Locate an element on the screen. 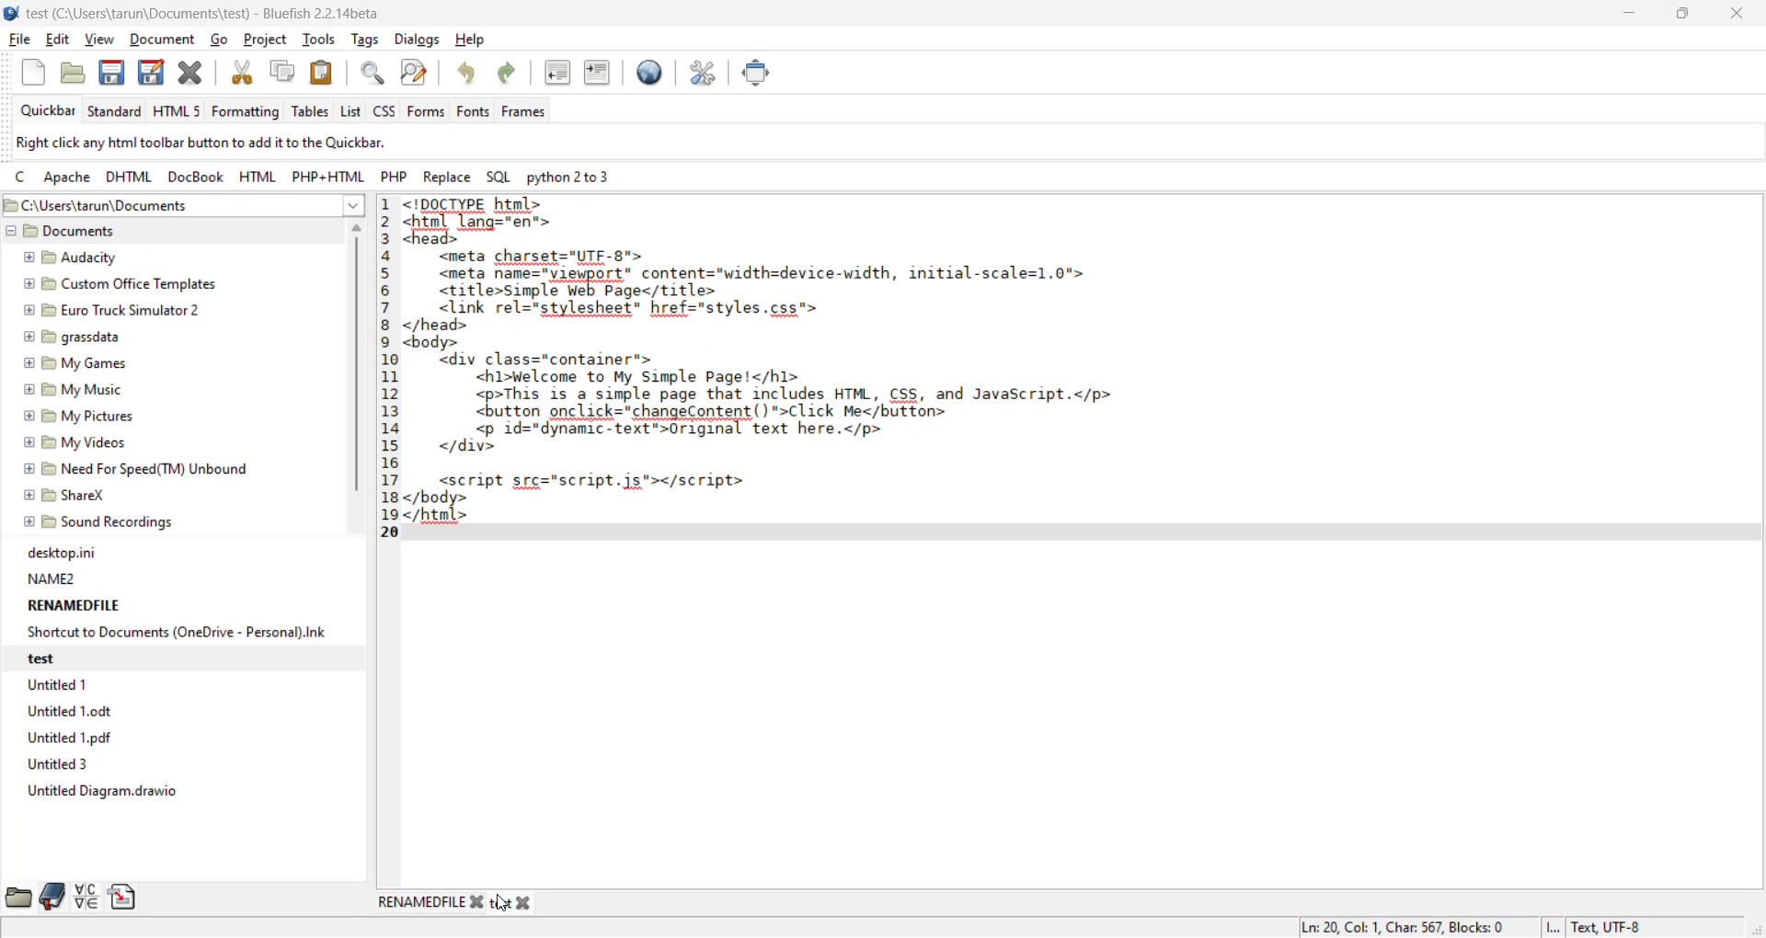 The width and height of the screenshot is (1766, 938). snippets is located at coordinates (122, 897).